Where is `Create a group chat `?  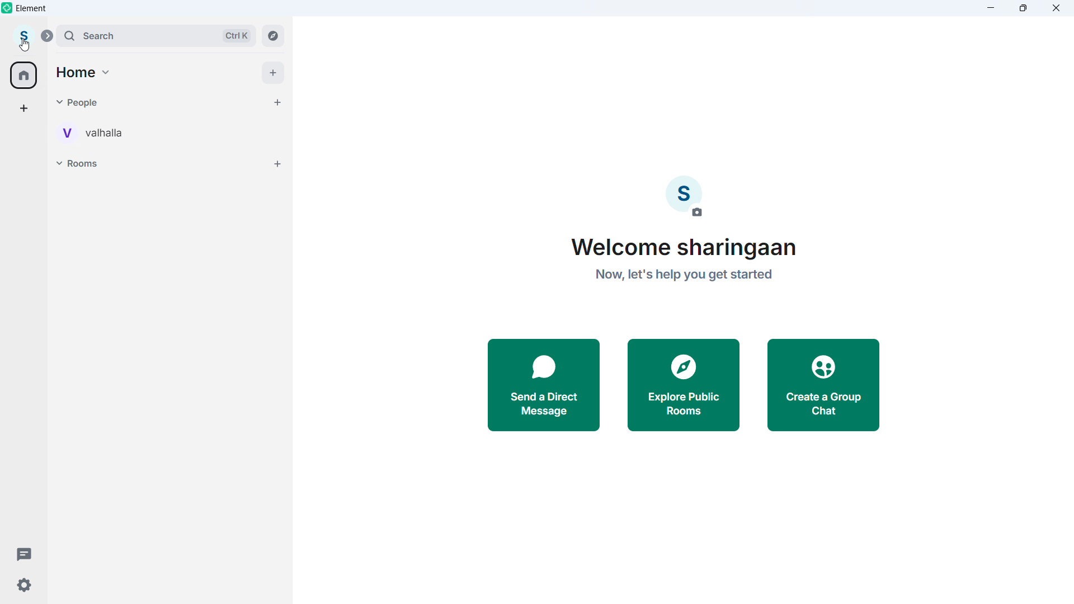
Create a group chat  is located at coordinates (826, 386).